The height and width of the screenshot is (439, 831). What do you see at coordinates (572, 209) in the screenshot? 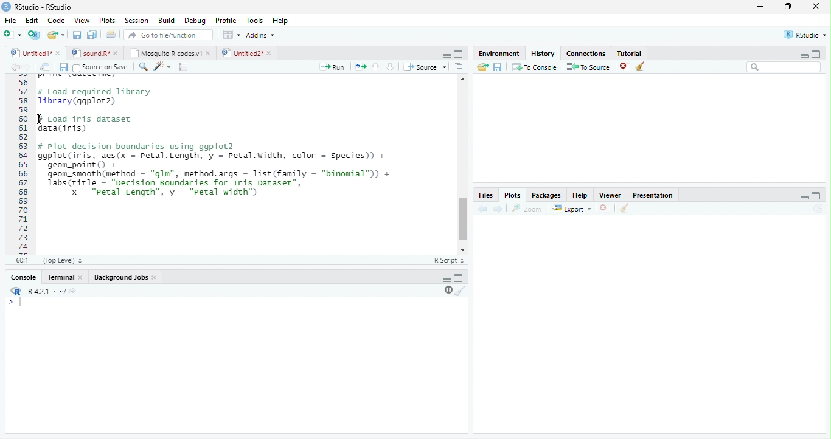
I see `Export` at bounding box center [572, 209].